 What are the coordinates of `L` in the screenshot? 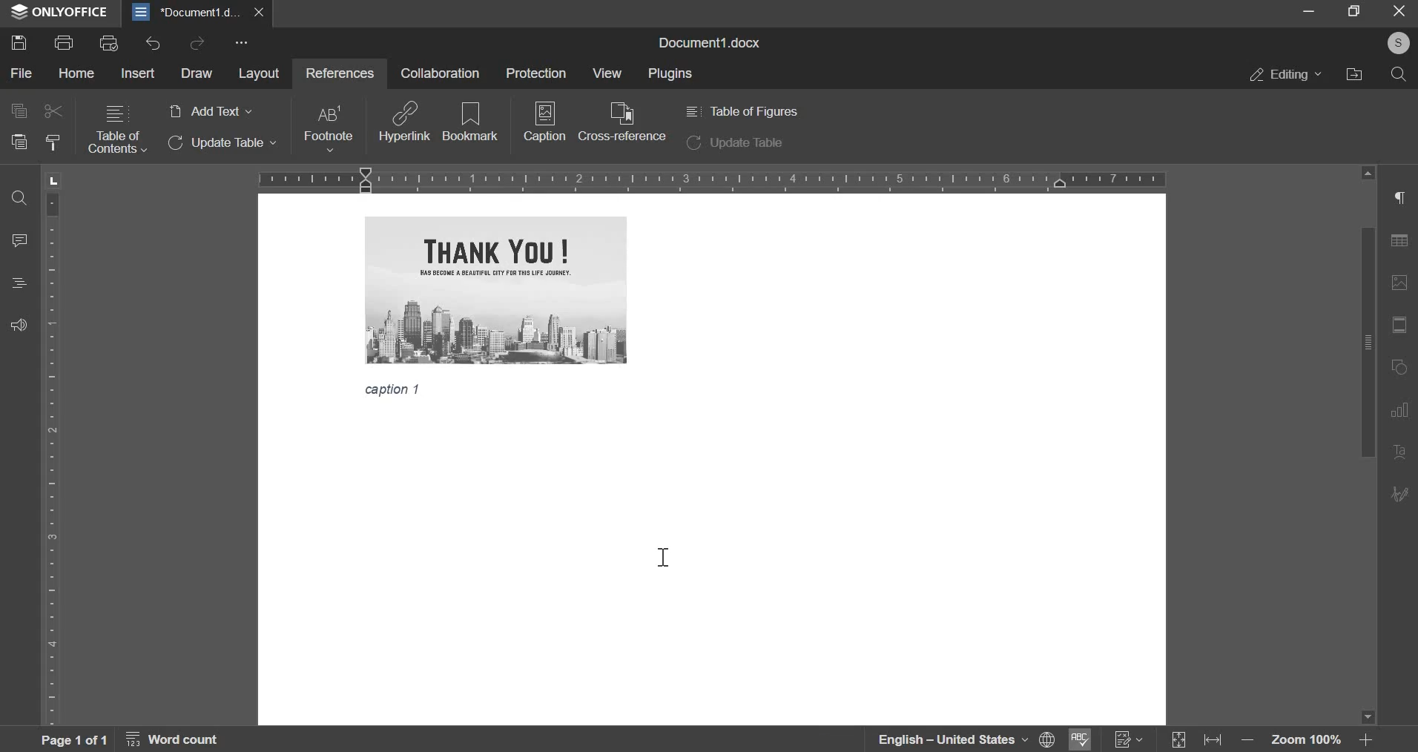 It's located at (56, 180).